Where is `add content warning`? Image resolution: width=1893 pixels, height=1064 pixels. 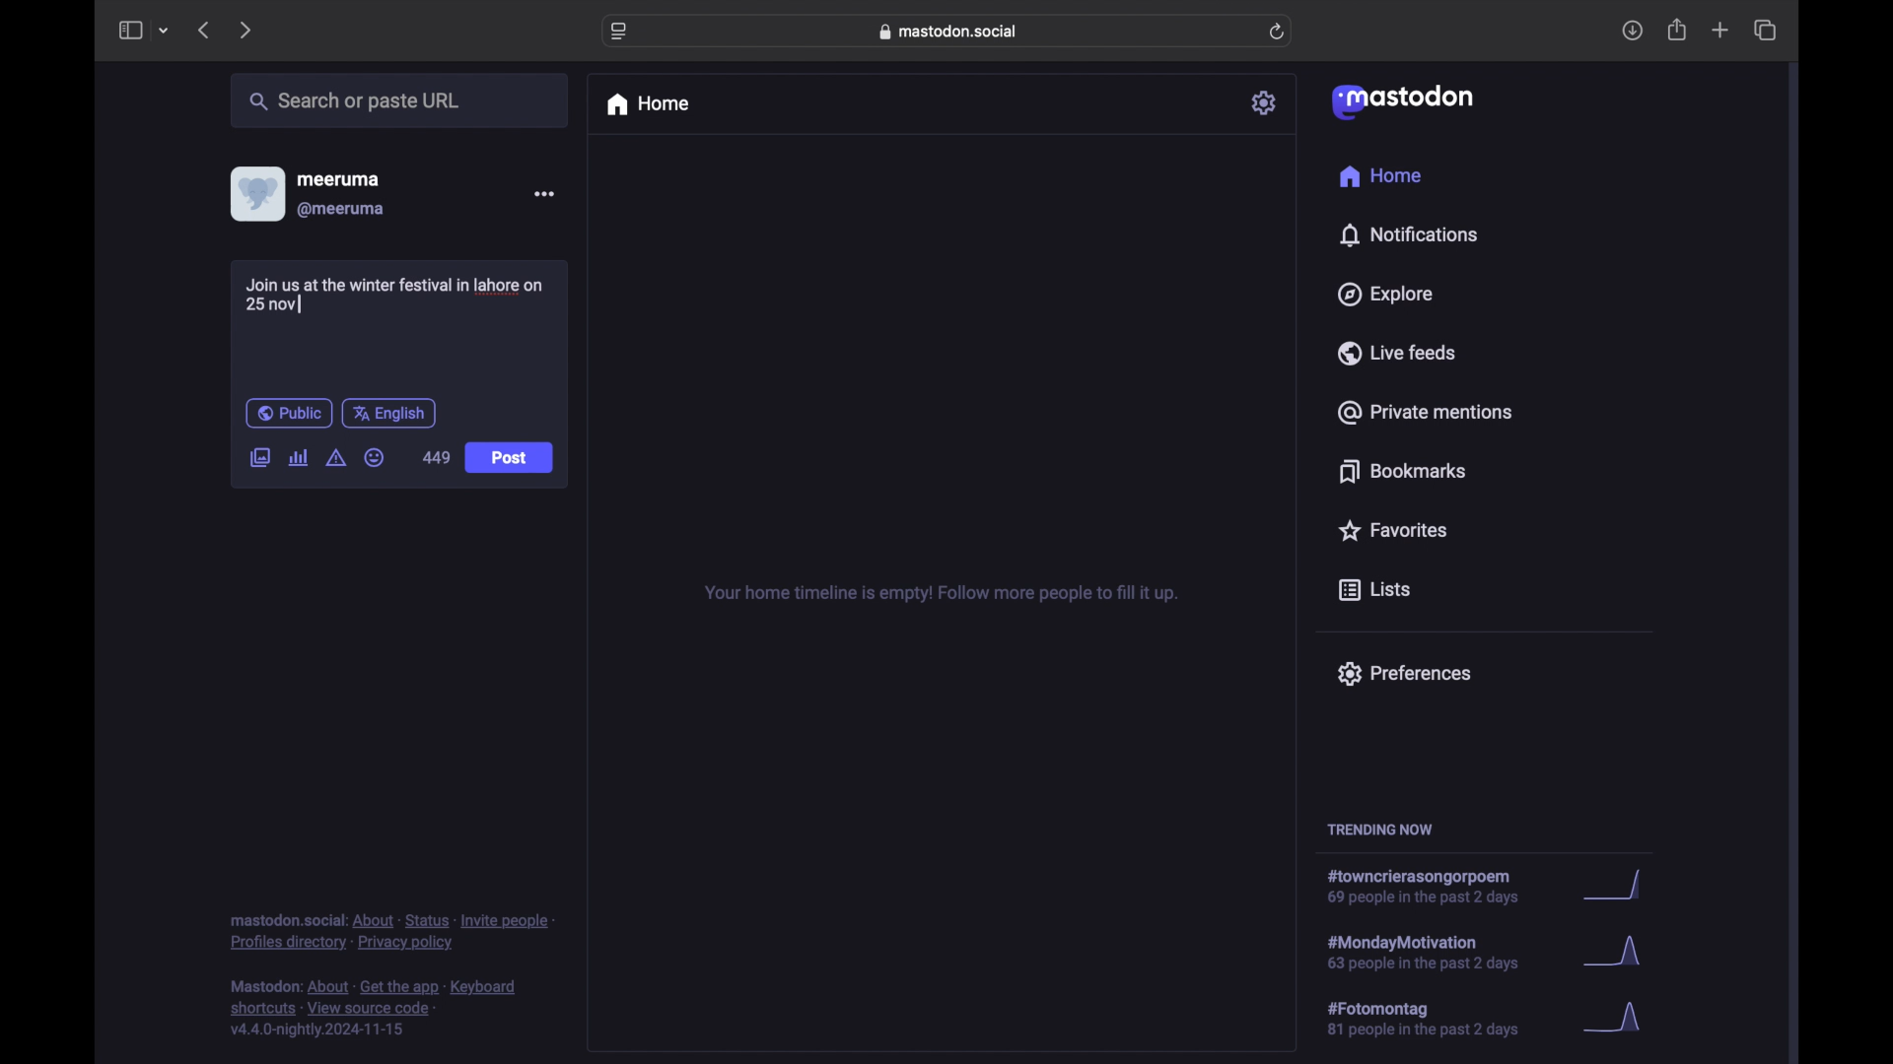 add content warning is located at coordinates (335, 458).